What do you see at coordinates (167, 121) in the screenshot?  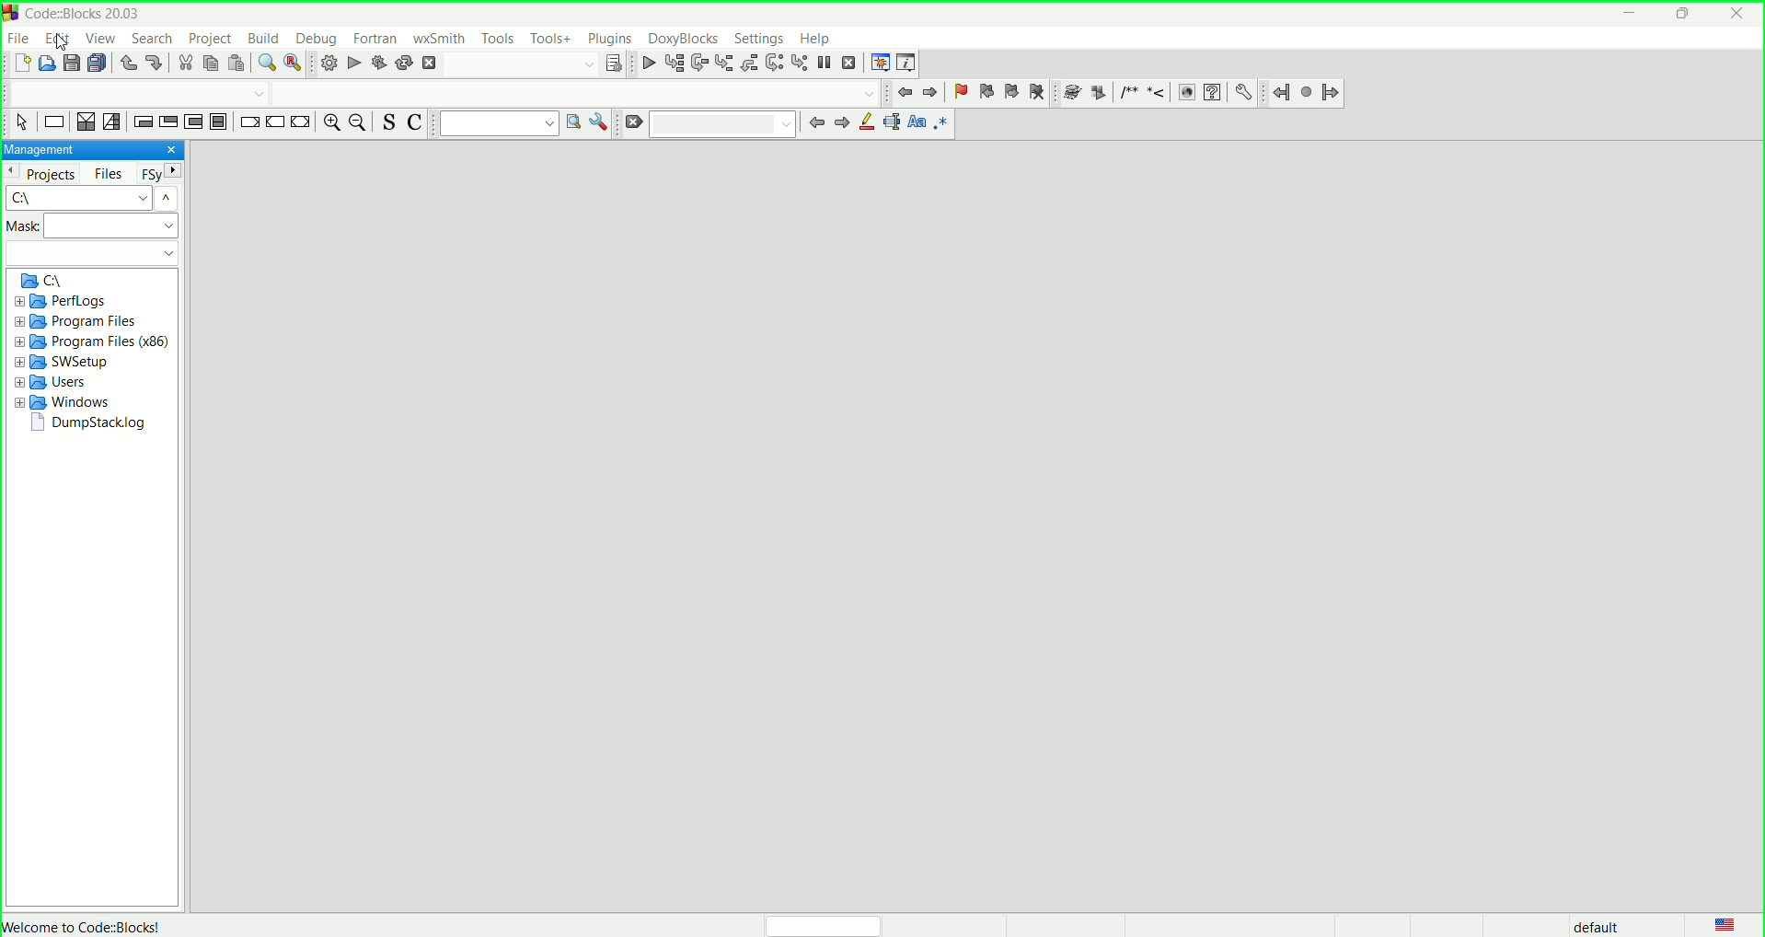 I see `exit condition loop` at bounding box center [167, 121].